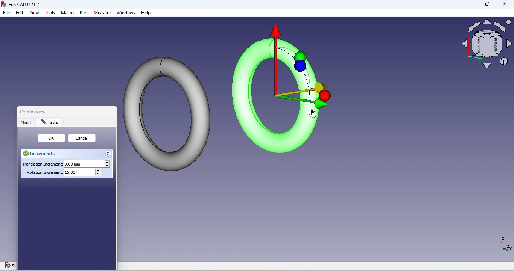 This screenshot has height=271, width=514. What do you see at coordinates (108, 162) in the screenshot?
I see `Increase translation increment` at bounding box center [108, 162].